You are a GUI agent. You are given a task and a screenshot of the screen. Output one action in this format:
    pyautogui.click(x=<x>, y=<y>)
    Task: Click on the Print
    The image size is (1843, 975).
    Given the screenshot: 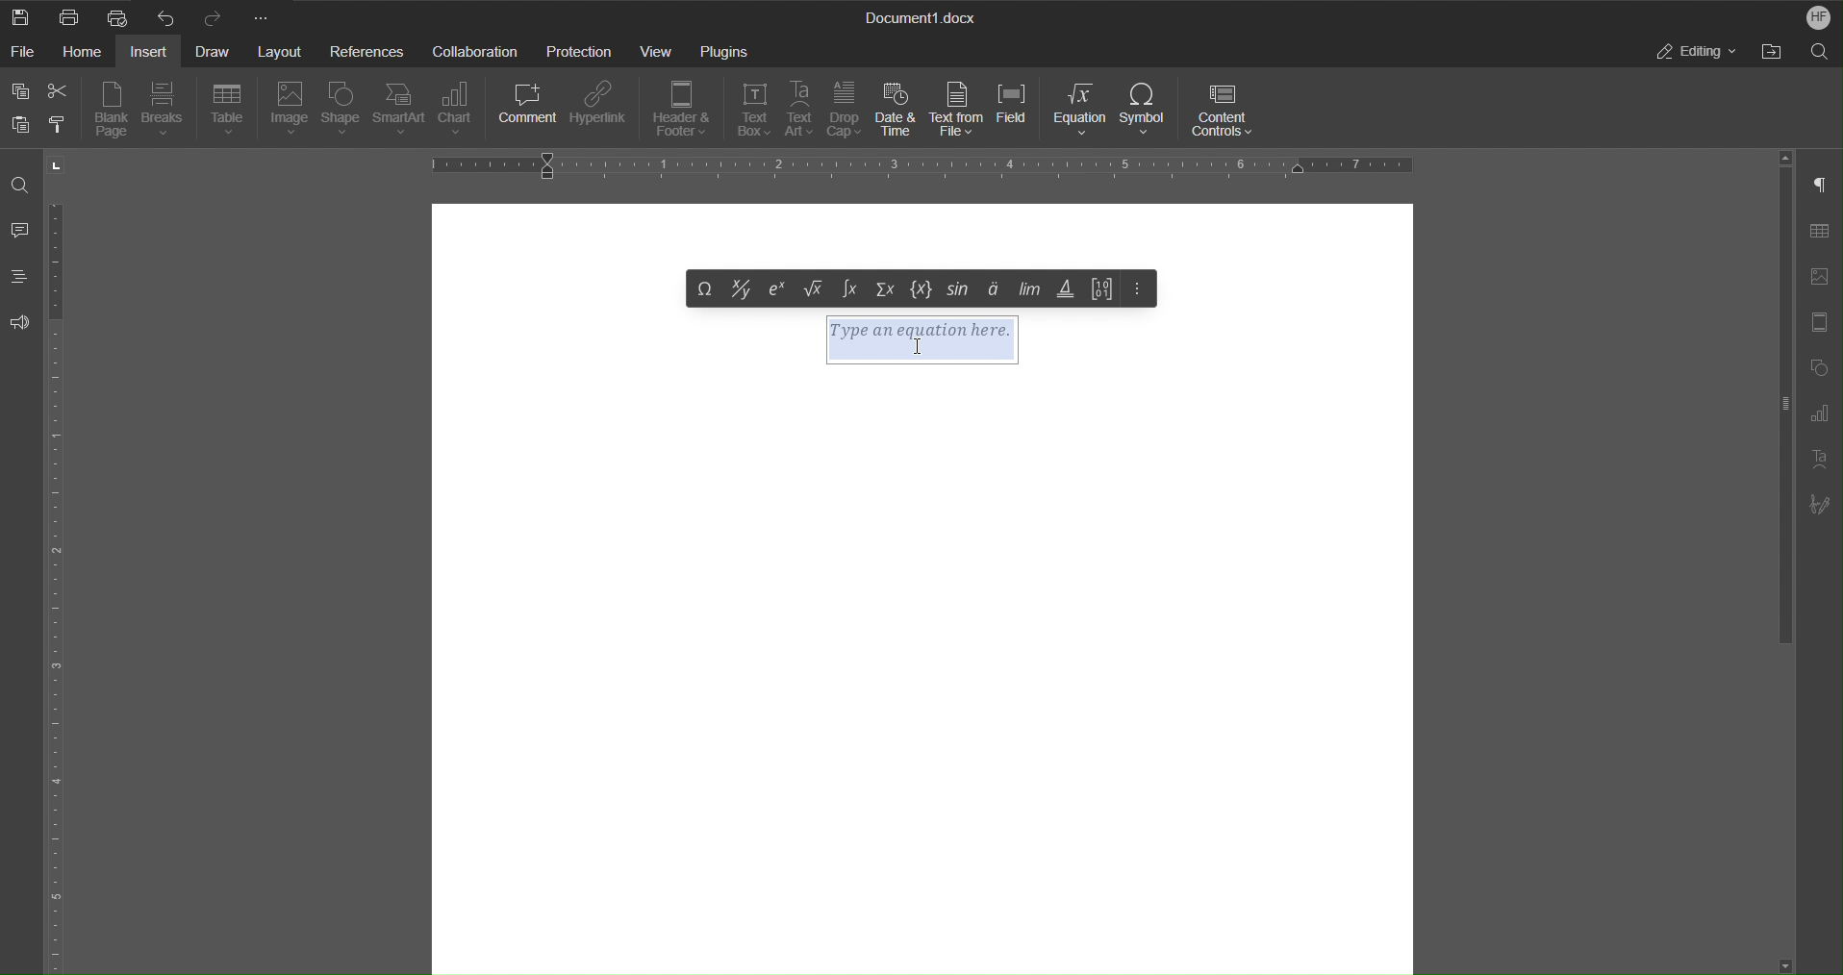 What is the action you would take?
    pyautogui.click(x=72, y=18)
    